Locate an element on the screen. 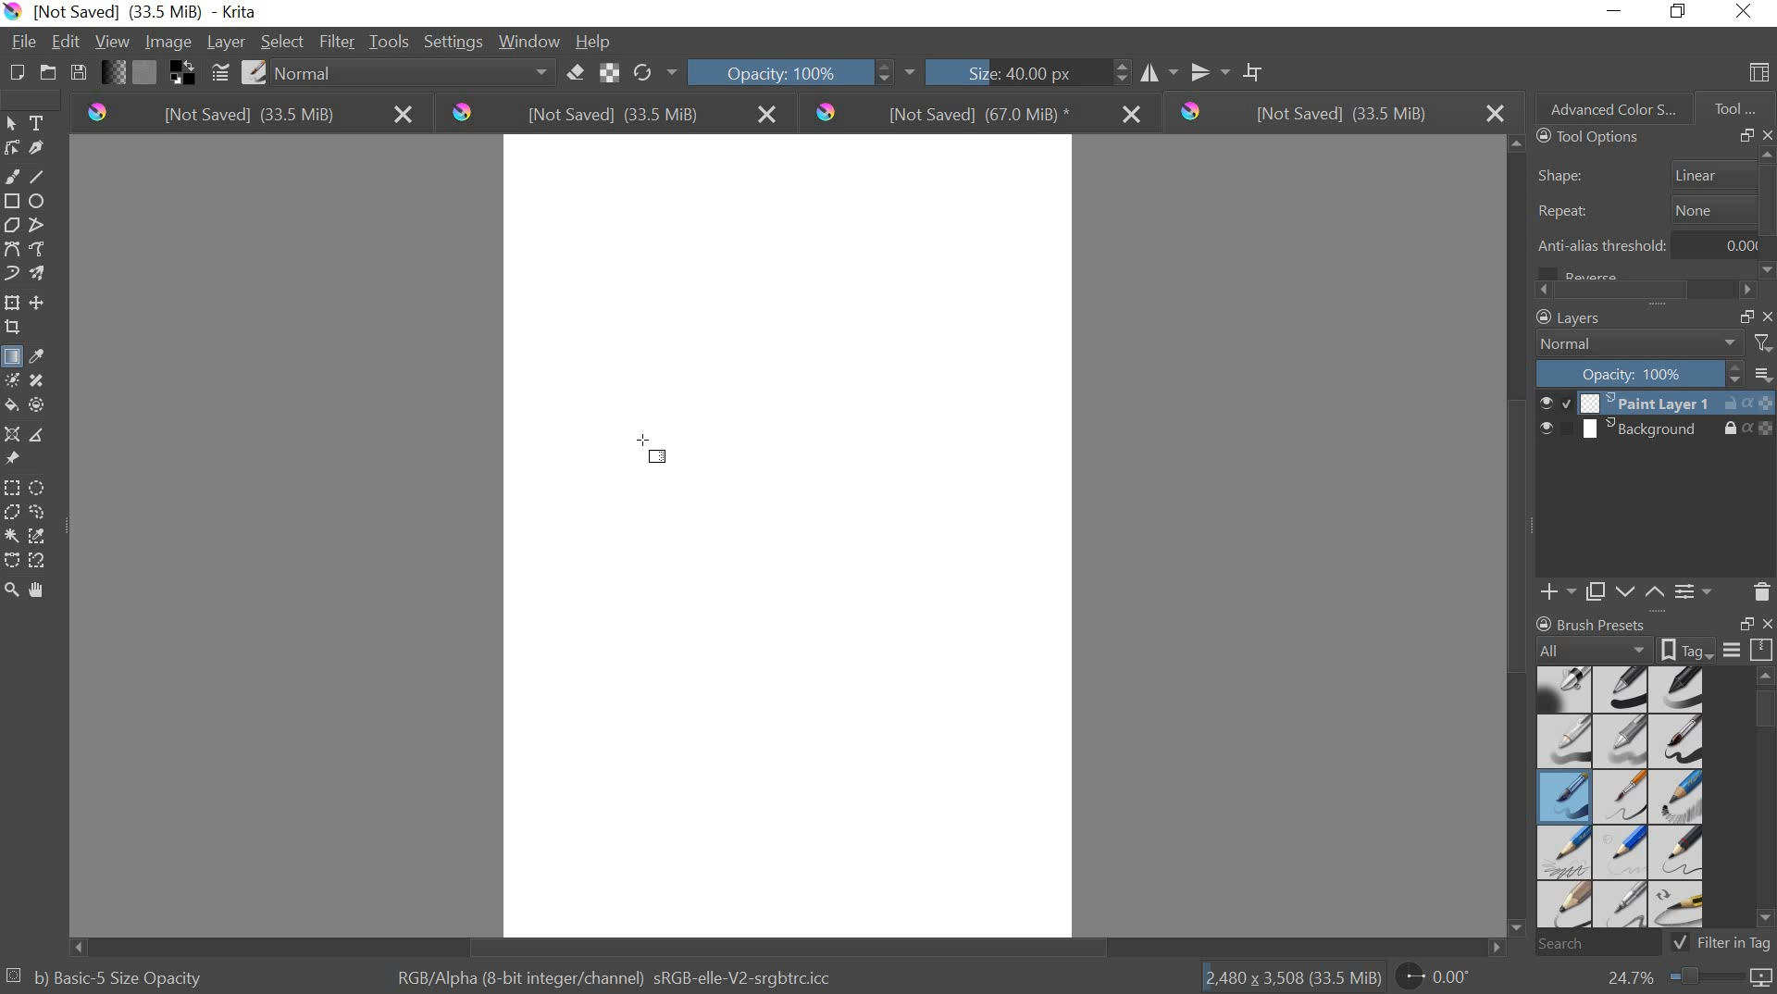 The image size is (1777, 994). RESTORE DOWN is located at coordinates (1747, 625).